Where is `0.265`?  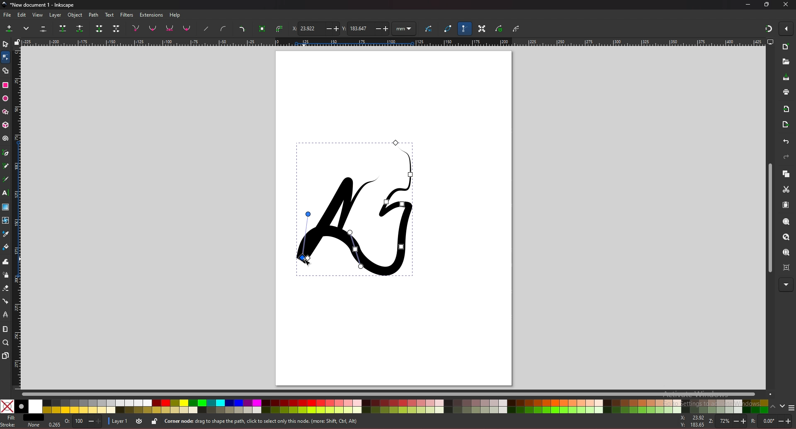 0.265 is located at coordinates (54, 424).